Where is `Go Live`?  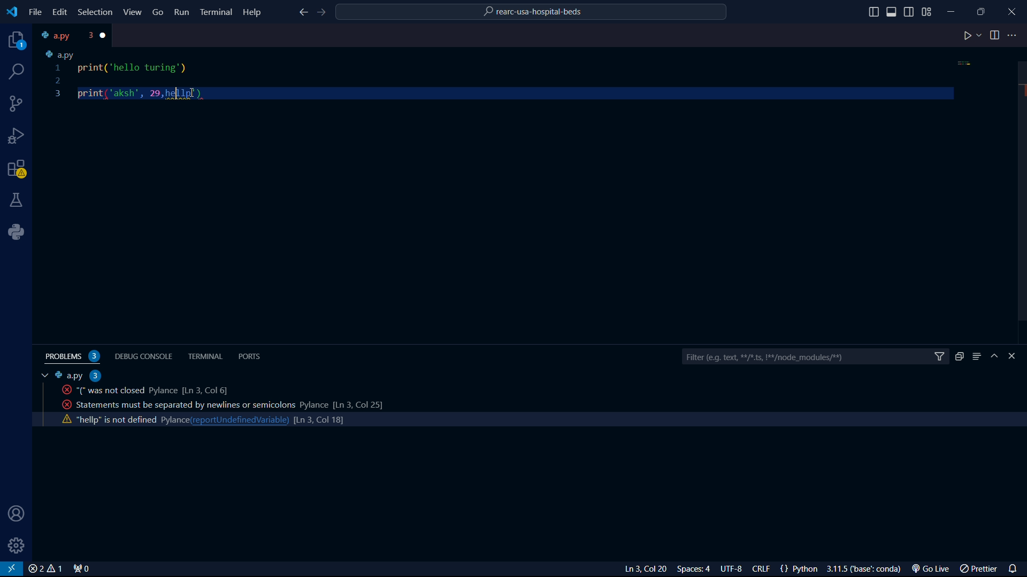 Go Live is located at coordinates (933, 569).